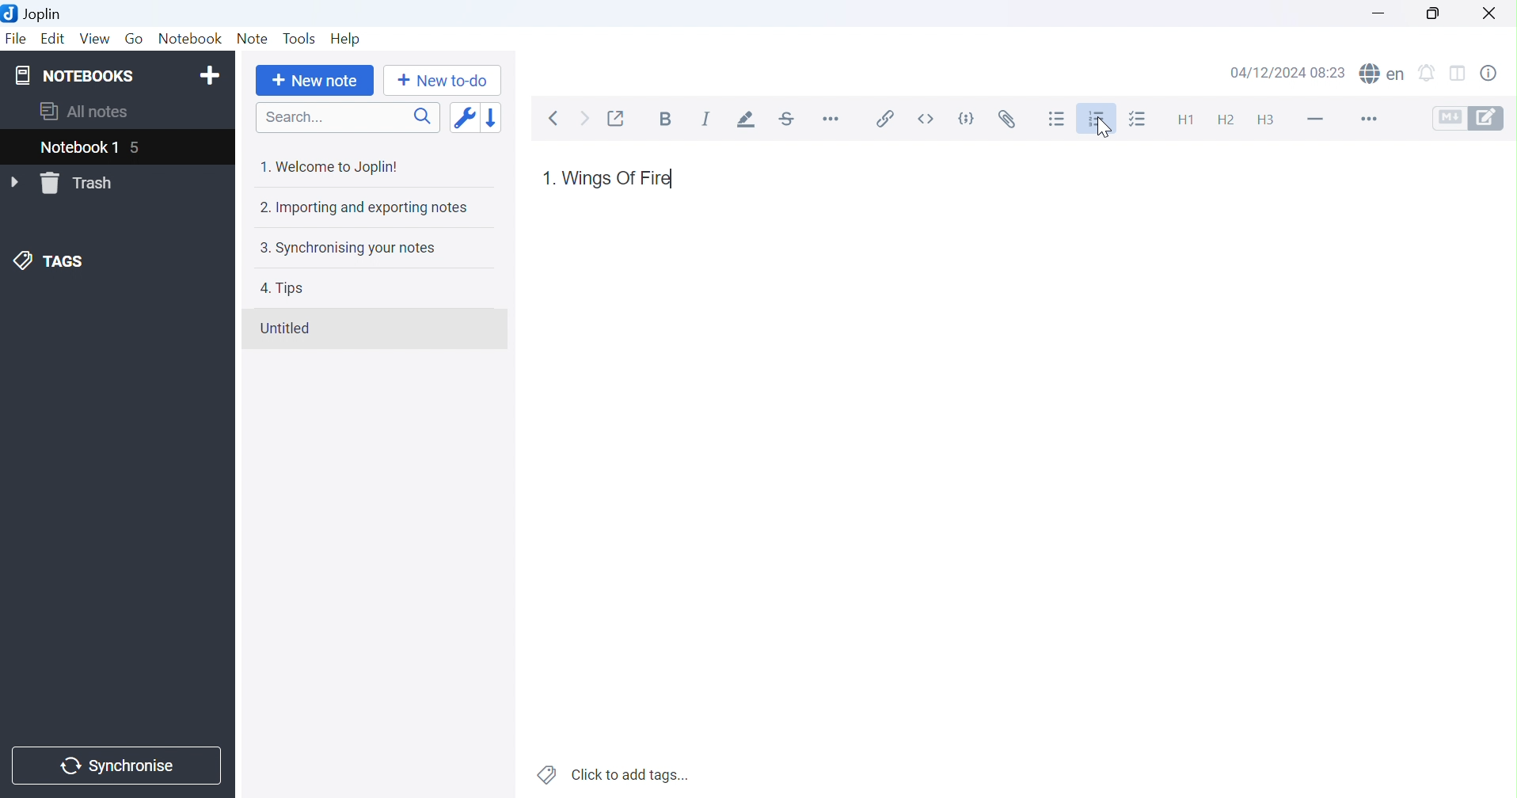 The image size is (1517, 798). What do you see at coordinates (1496, 72) in the screenshot?
I see `Note properties` at bounding box center [1496, 72].